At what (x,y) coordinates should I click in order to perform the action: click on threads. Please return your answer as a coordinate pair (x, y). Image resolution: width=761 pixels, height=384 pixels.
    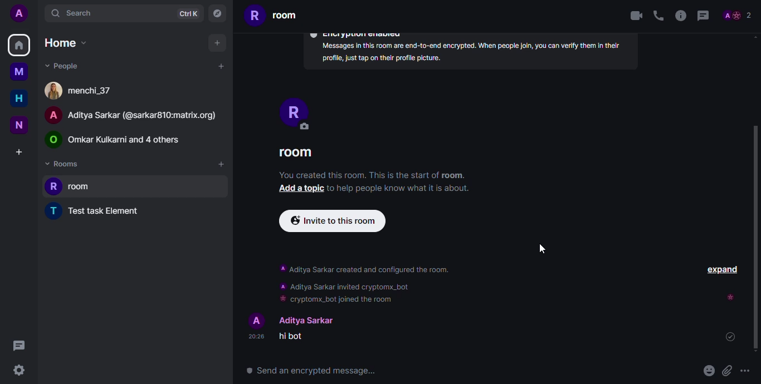
    Looking at the image, I should click on (18, 346).